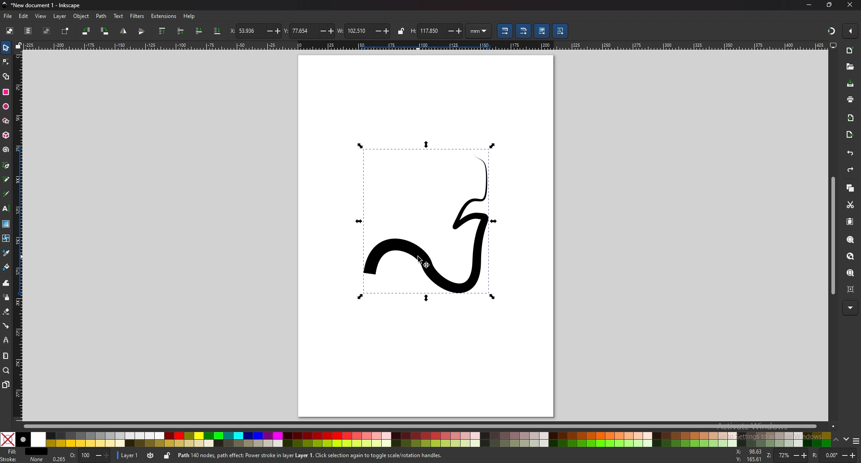  I want to click on move gradient, so click(541, 31).